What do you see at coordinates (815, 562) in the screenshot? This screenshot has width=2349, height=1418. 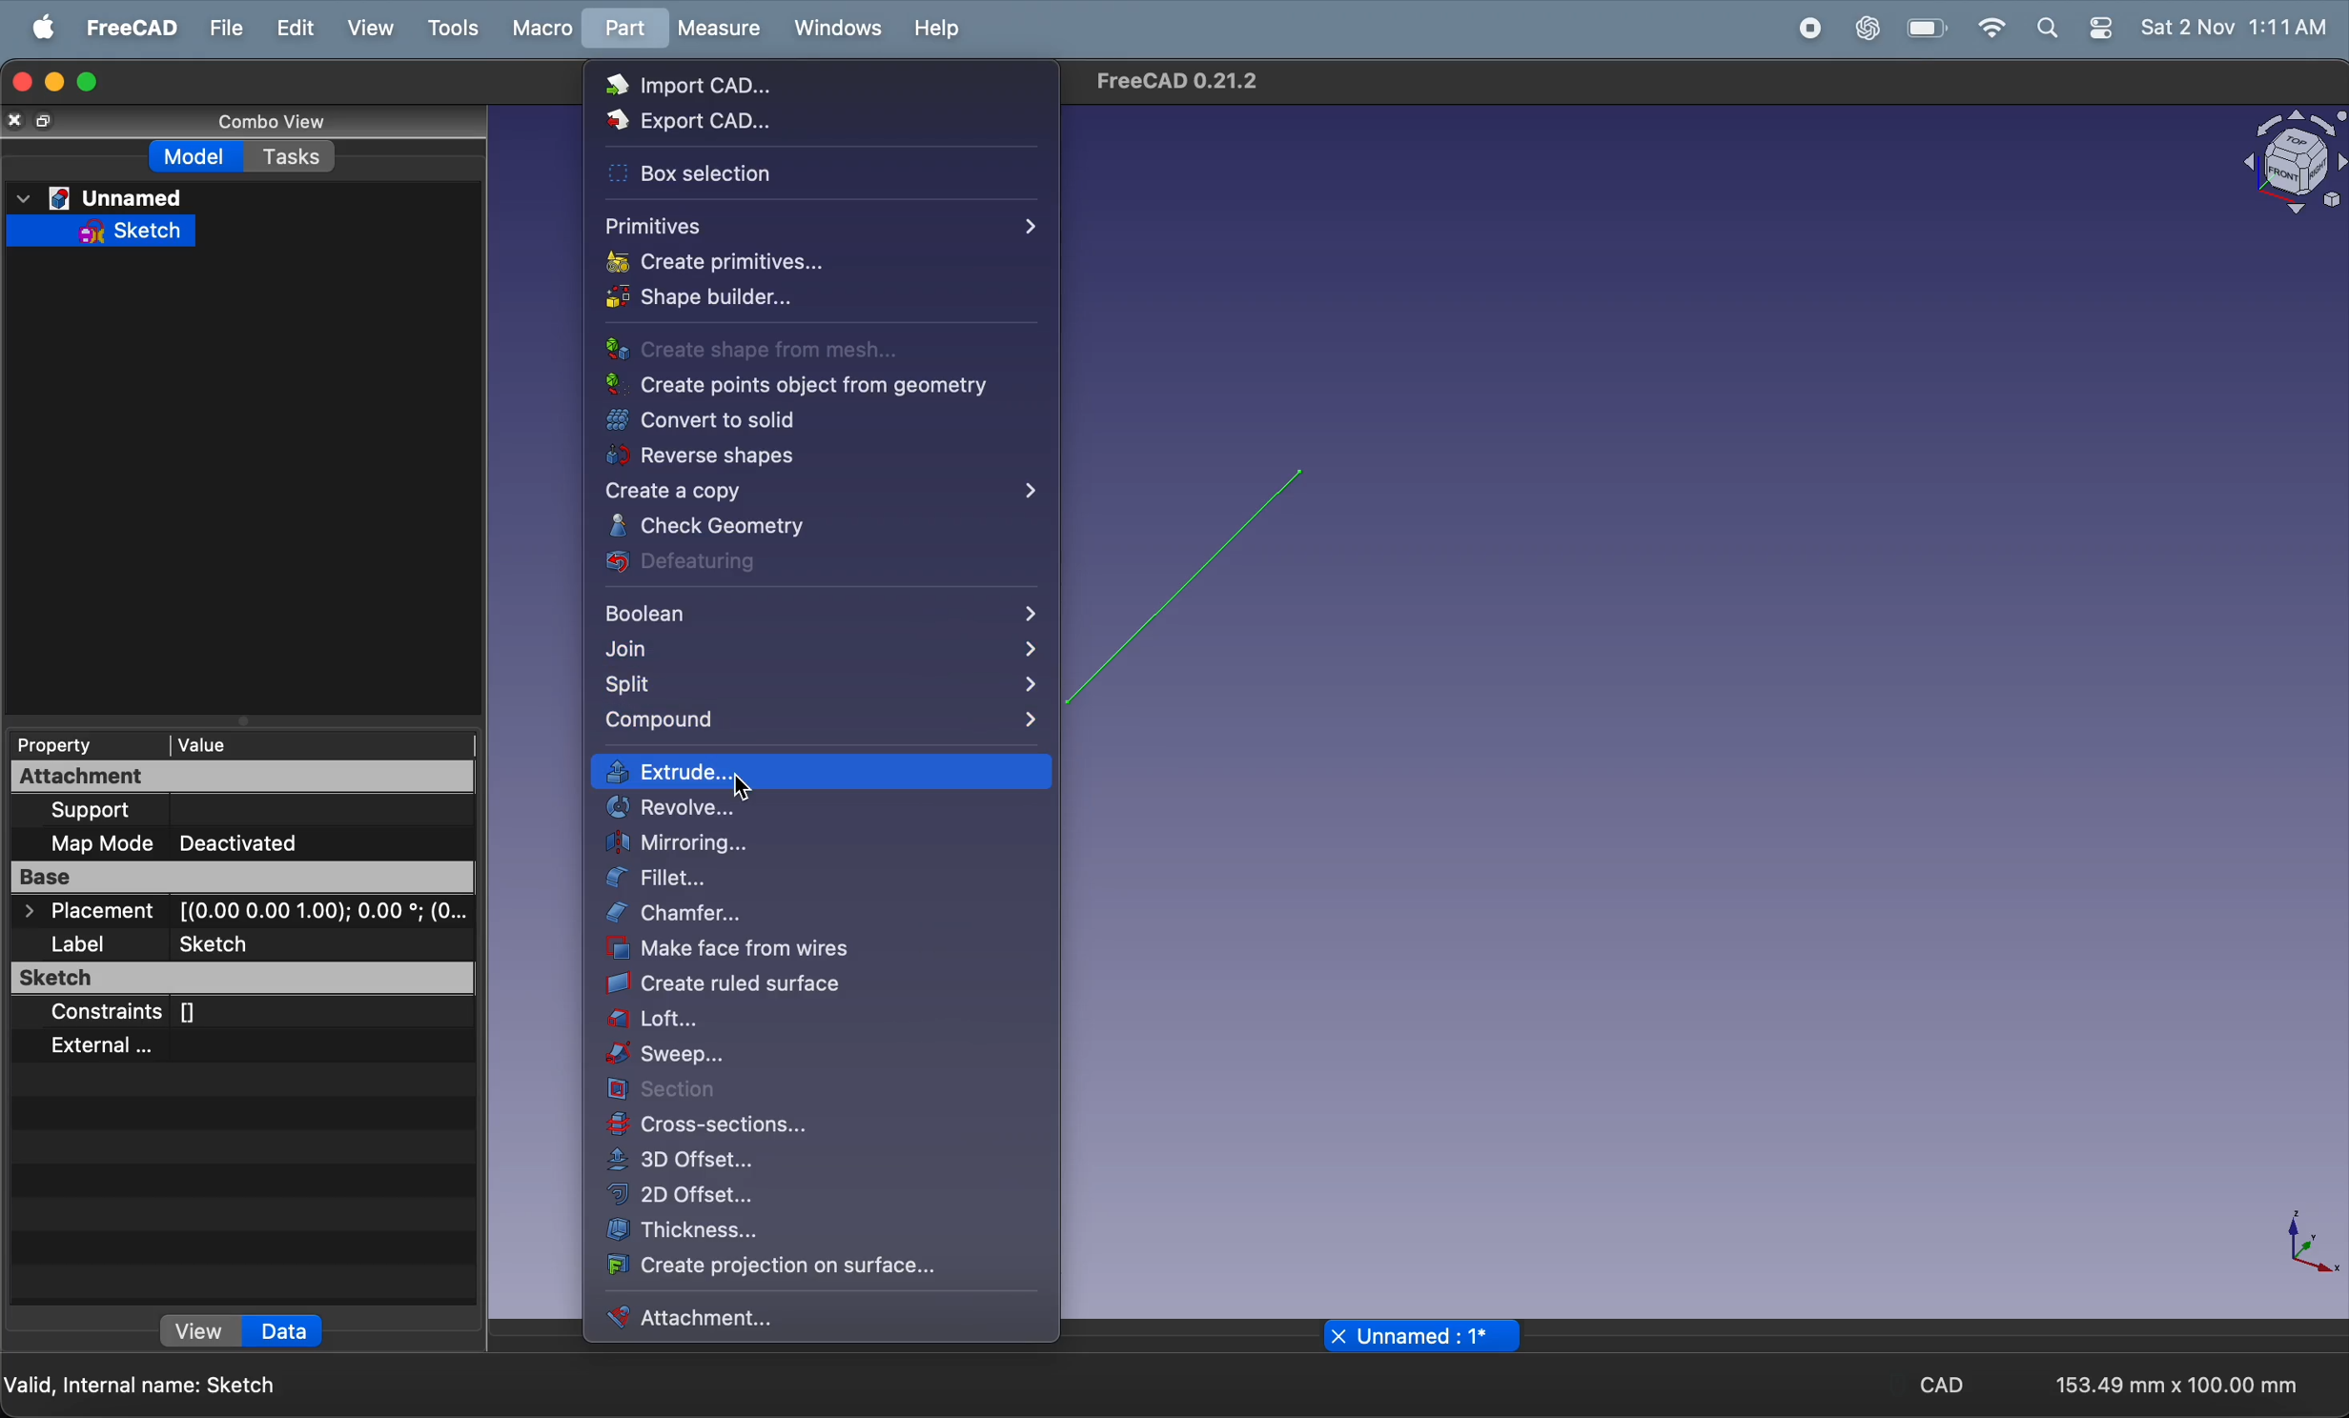 I see `defeaturing` at bounding box center [815, 562].